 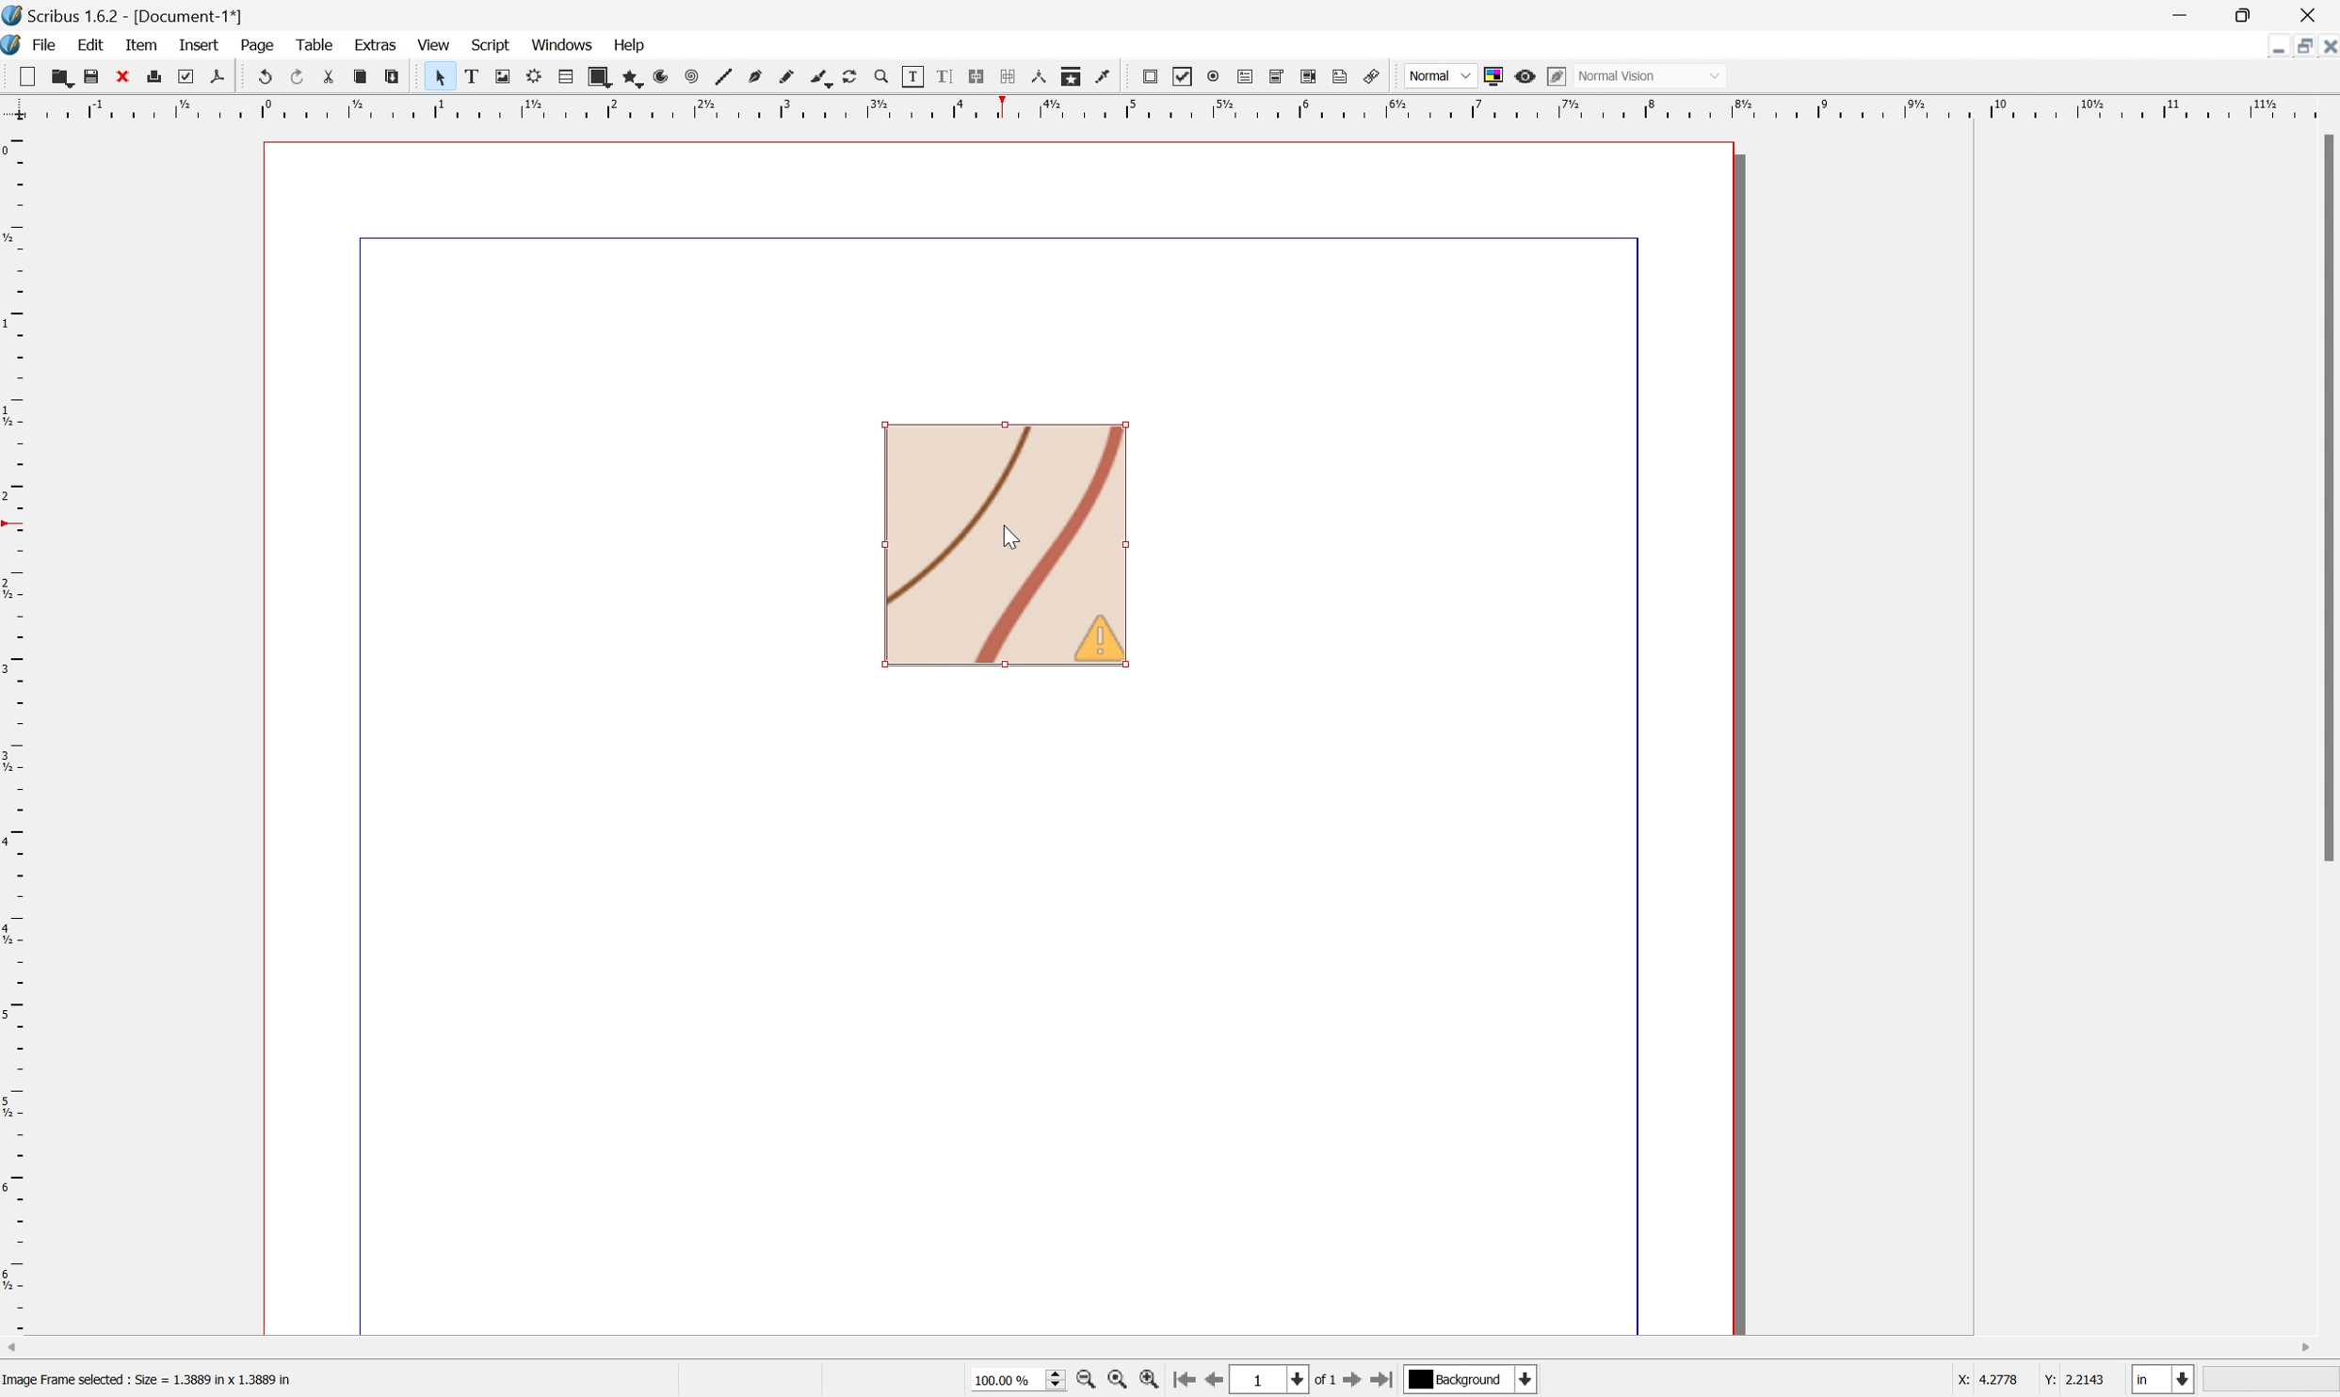 What do you see at coordinates (468, 76) in the screenshot?
I see `Text frame` at bounding box center [468, 76].